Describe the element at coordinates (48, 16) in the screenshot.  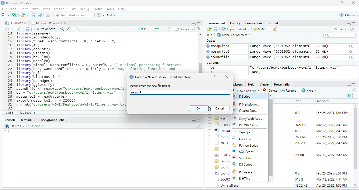
I see `open` at that location.